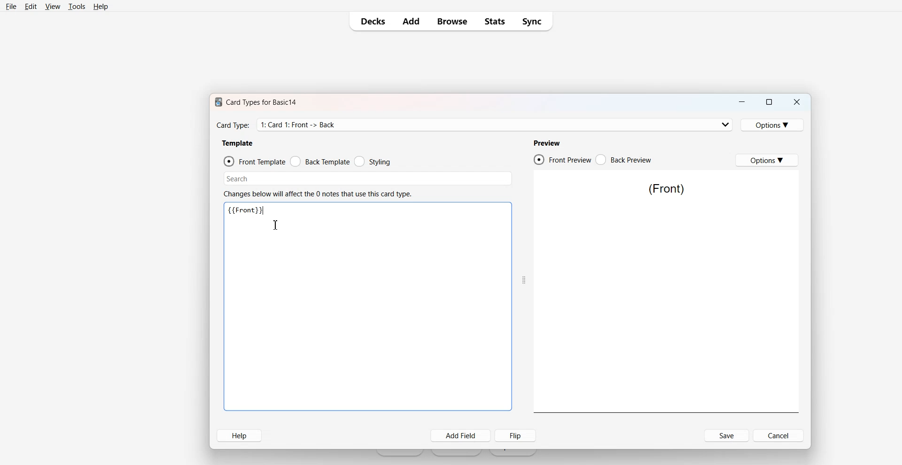  I want to click on Search Bar, so click(368, 178).